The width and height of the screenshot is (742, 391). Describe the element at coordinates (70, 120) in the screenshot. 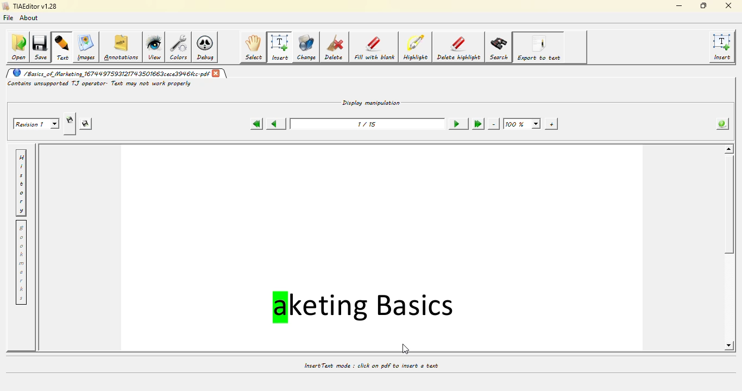

I see `creates new revision` at that location.